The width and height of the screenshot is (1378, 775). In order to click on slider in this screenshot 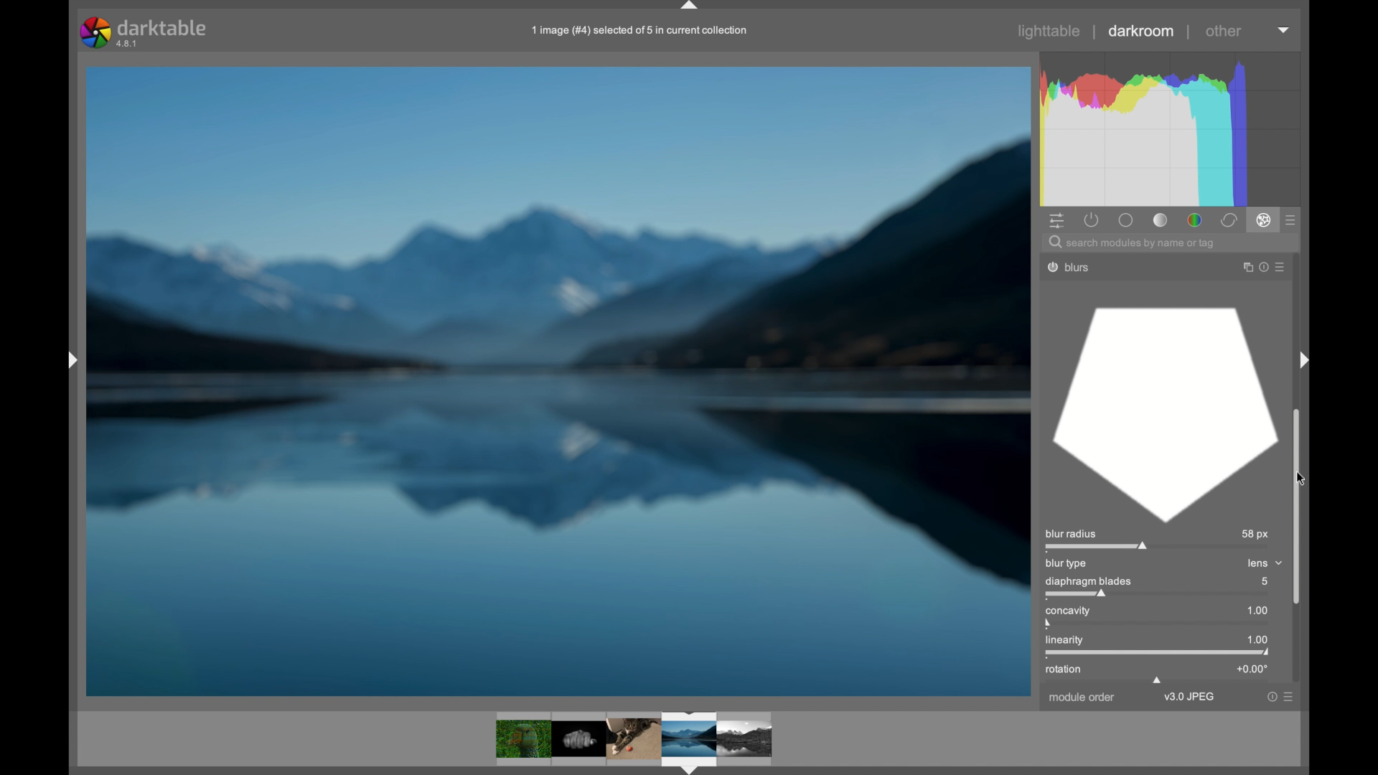, I will do `click(1159, 595)`.